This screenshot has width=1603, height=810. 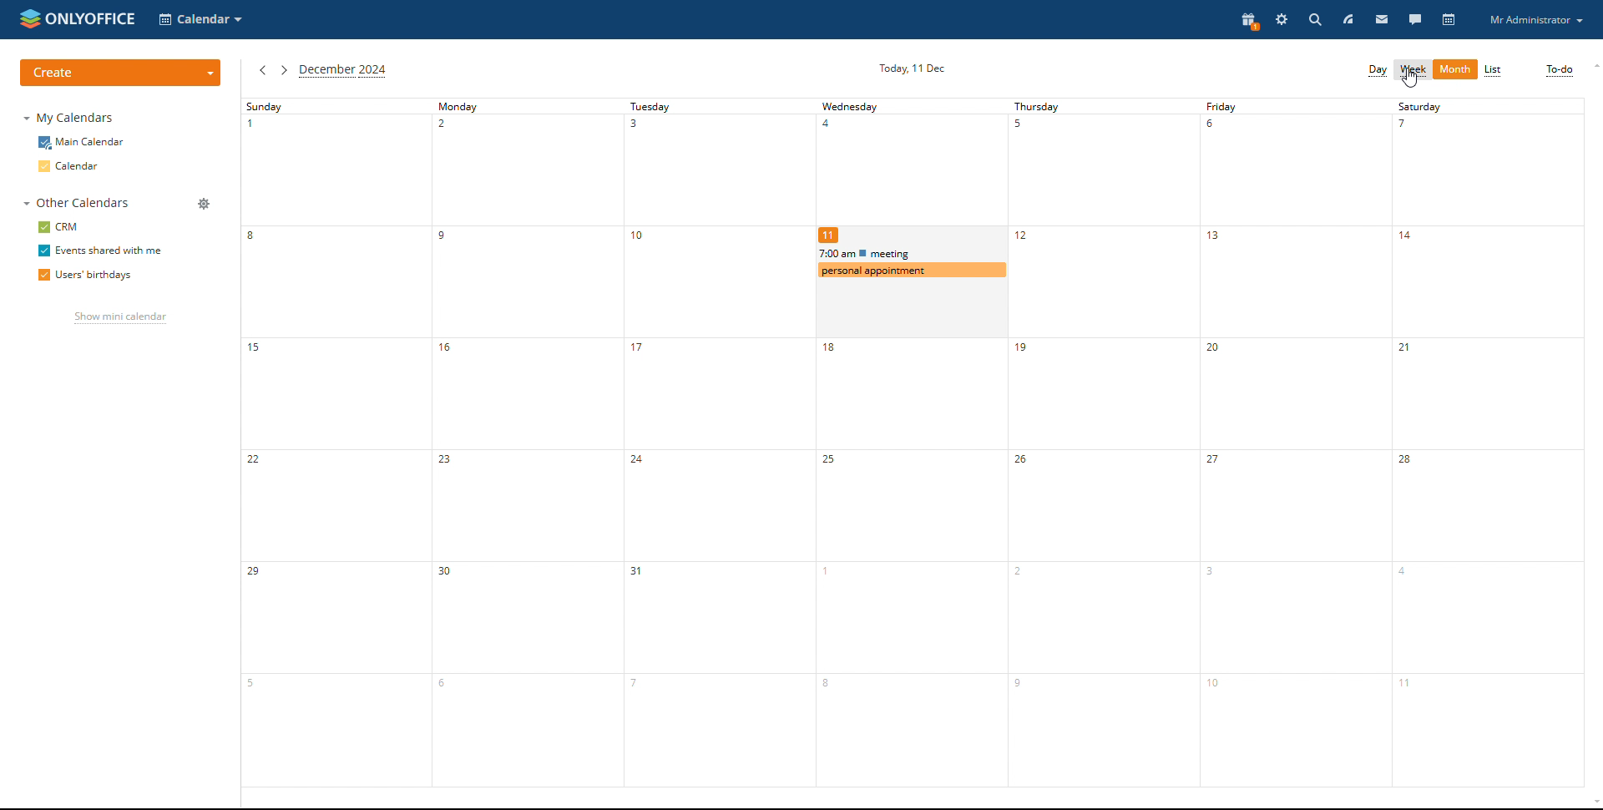 What do you see at coordinates (909, 161) in the screenshot?
I see `wednesday` at bounding box center [909, 161].